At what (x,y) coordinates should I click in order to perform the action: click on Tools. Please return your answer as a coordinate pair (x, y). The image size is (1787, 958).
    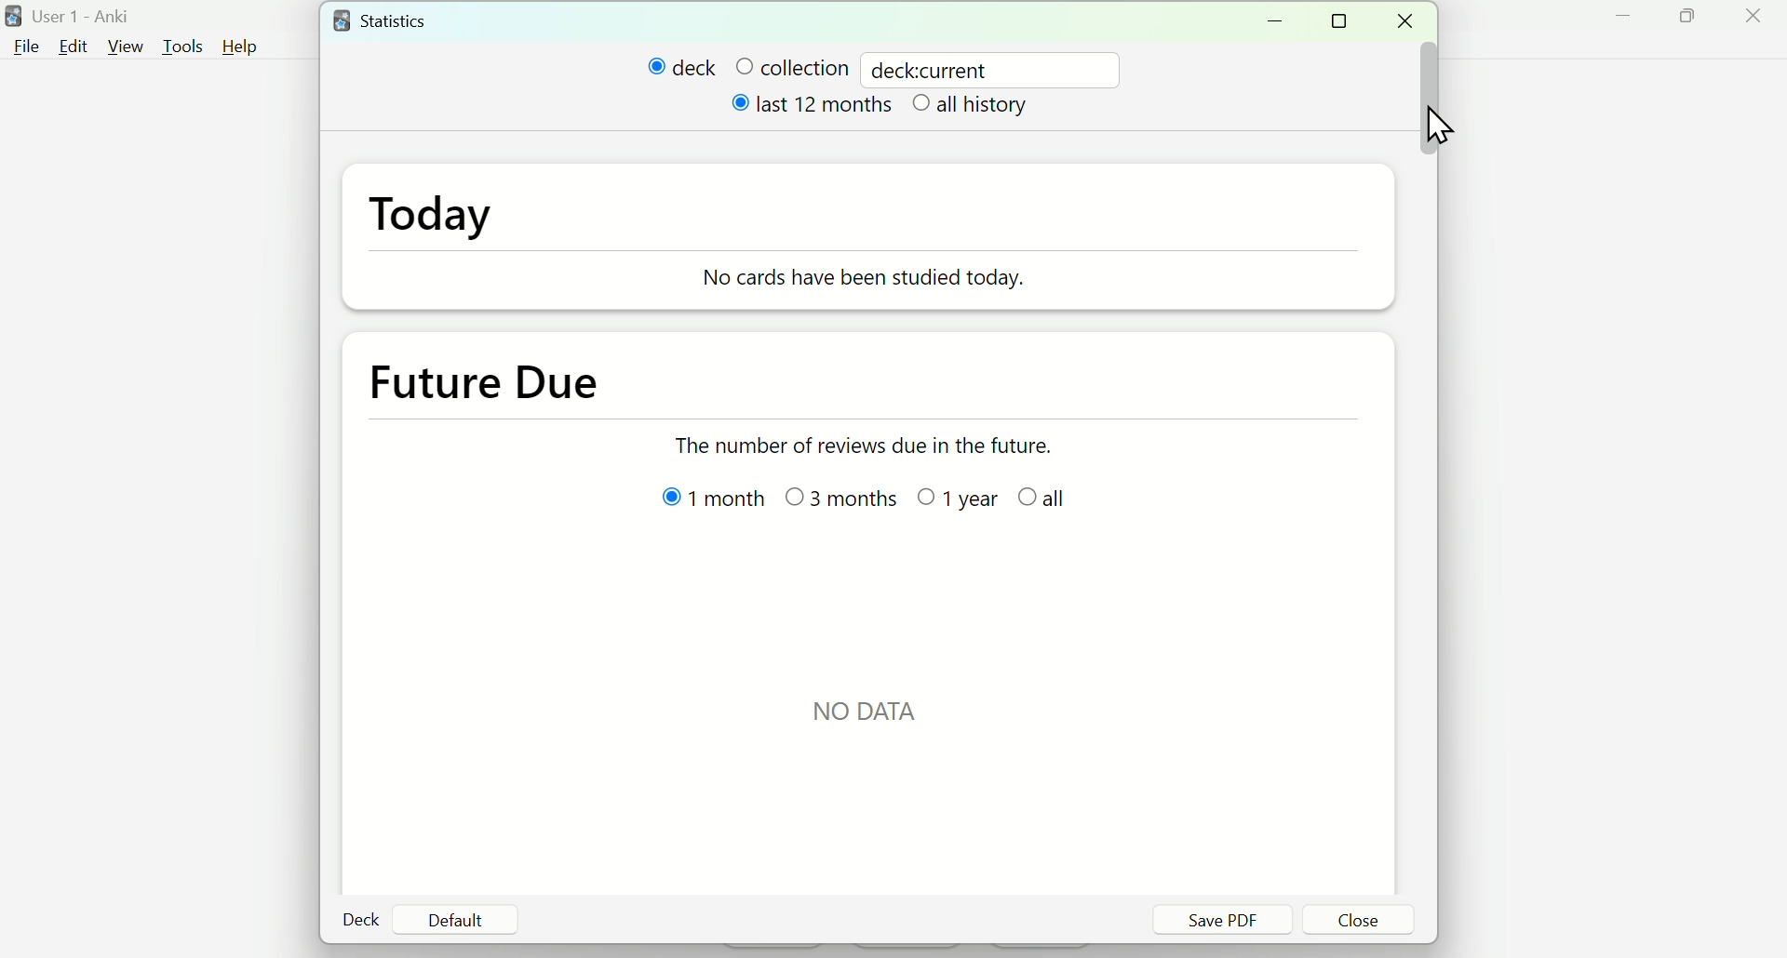
    Looking at the image, I should click on (179, 44).